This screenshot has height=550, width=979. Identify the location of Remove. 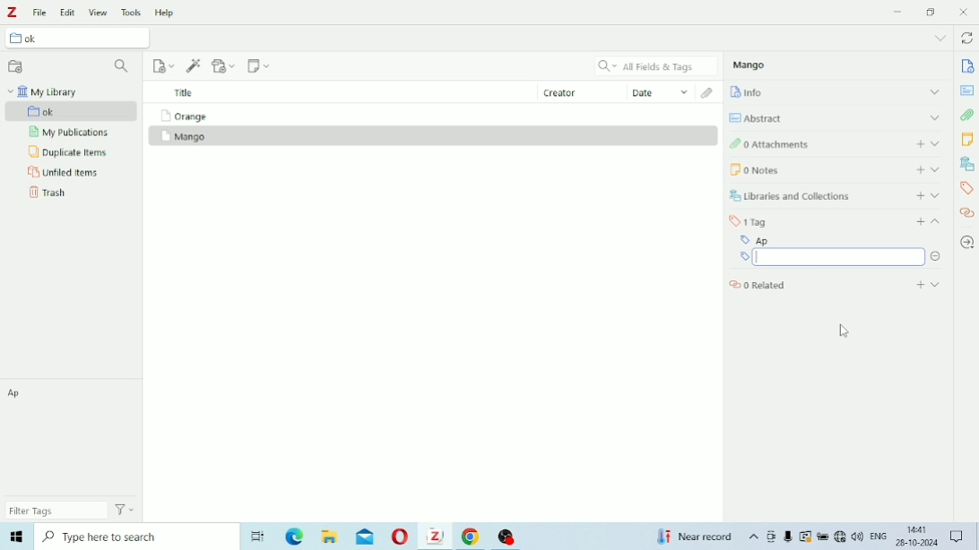
(936, 241).